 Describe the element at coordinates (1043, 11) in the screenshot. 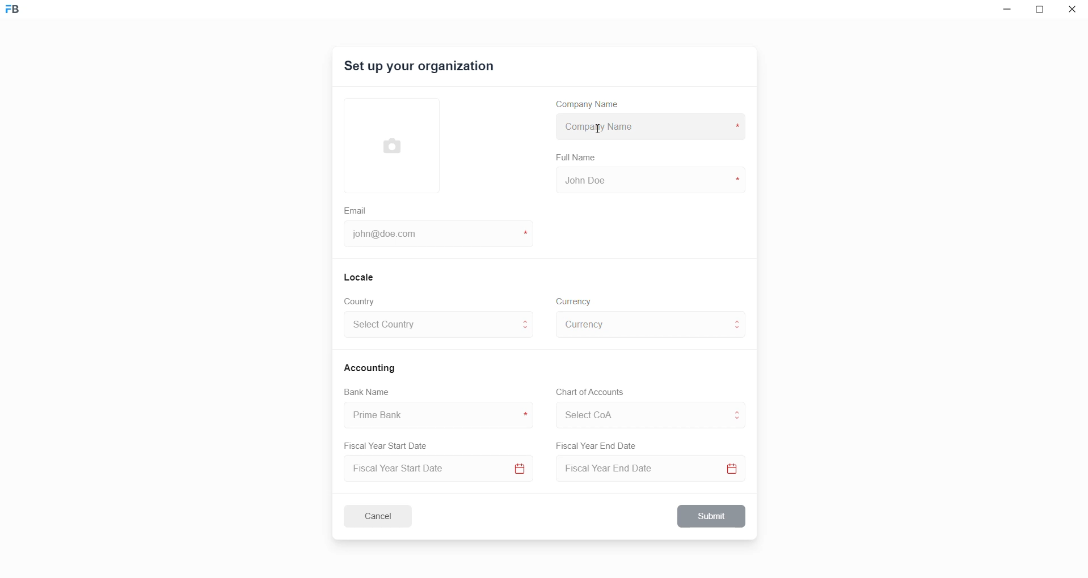

I see `resize ` at that location.